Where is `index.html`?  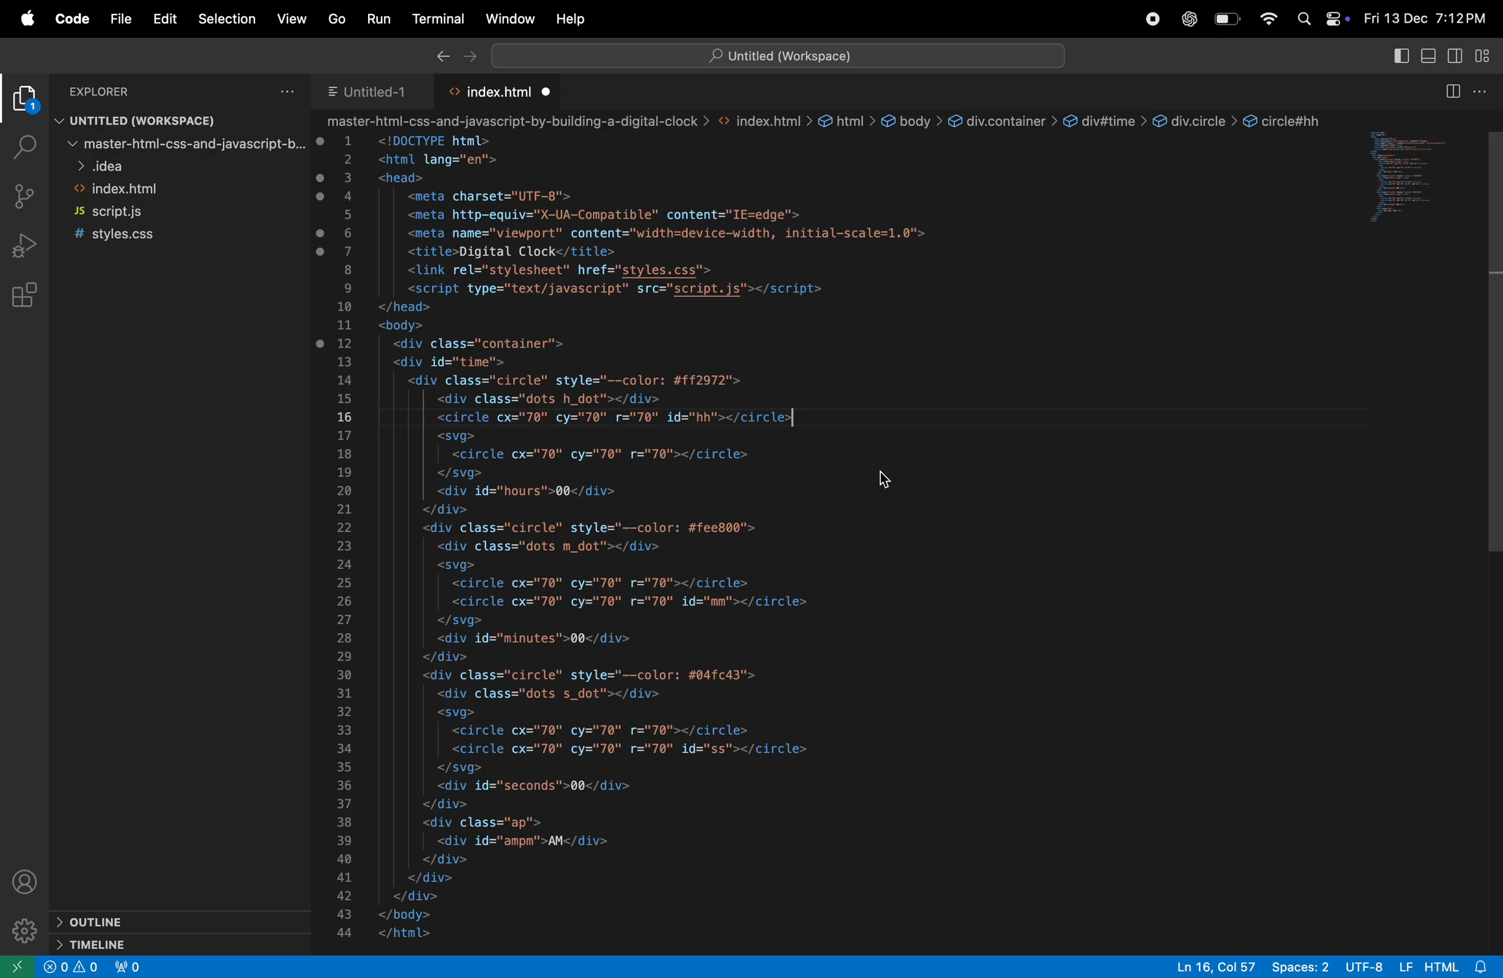 index.html is located at coordinates (171, 190).